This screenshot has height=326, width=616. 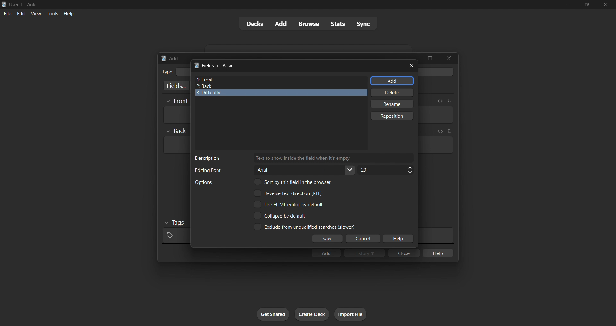 What do you see at coordinates (338, 24) in the screenshot?
I see `stats` at bounding box center [338, 24].